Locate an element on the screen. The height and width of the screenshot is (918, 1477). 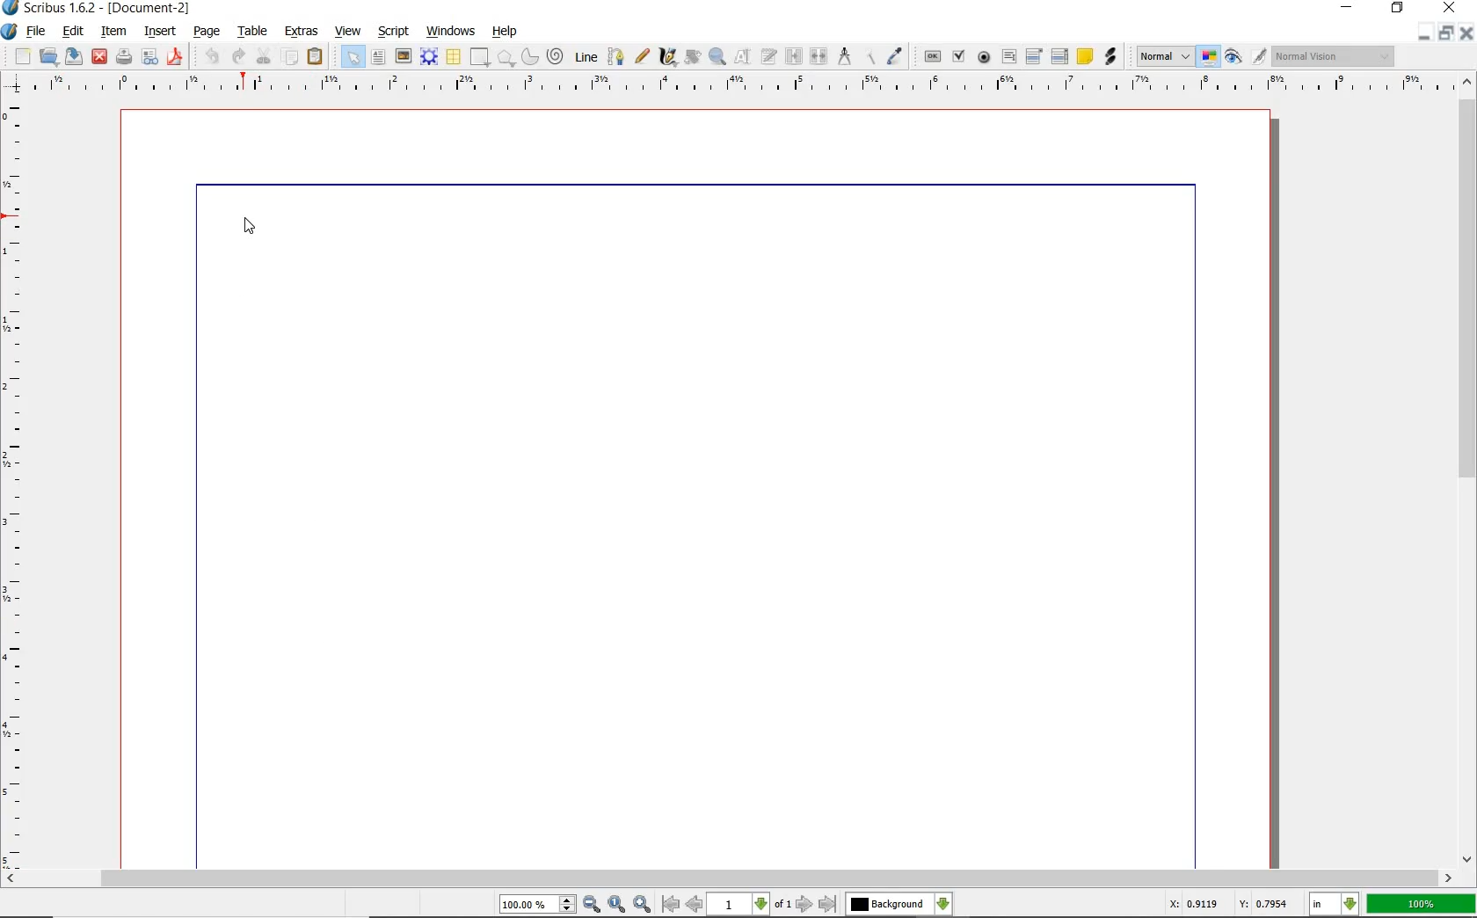
preview mode is located at coordinates (1231, 58).